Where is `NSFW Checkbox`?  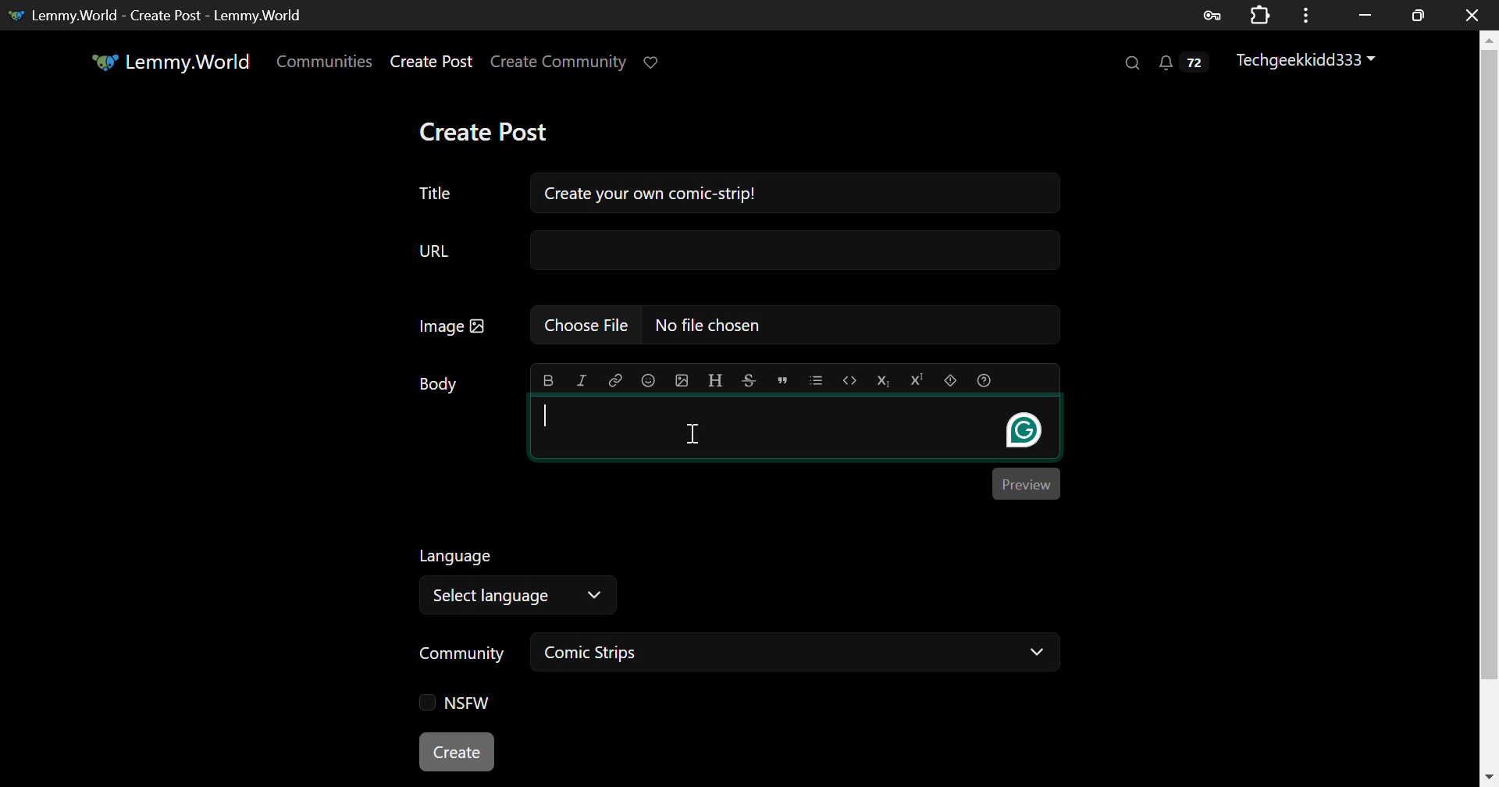 NSFW Checkbox is located at coordinates (455, 705).